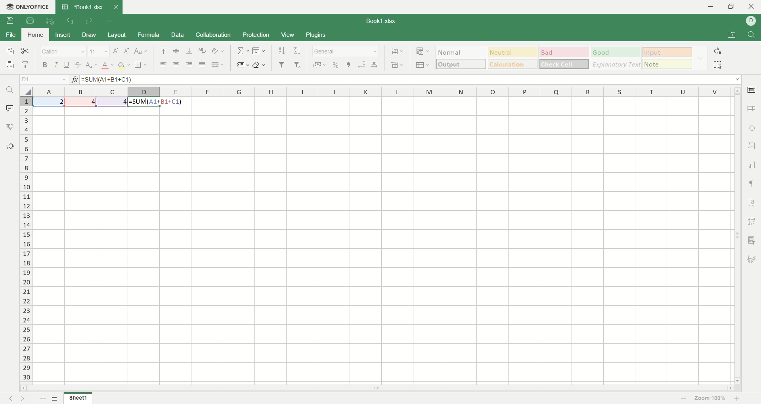 The height and width of the screenshot is (404, 761). Describe the element at coordinates (616, 64) in the screenshot. I see `explanatory text` at that location.